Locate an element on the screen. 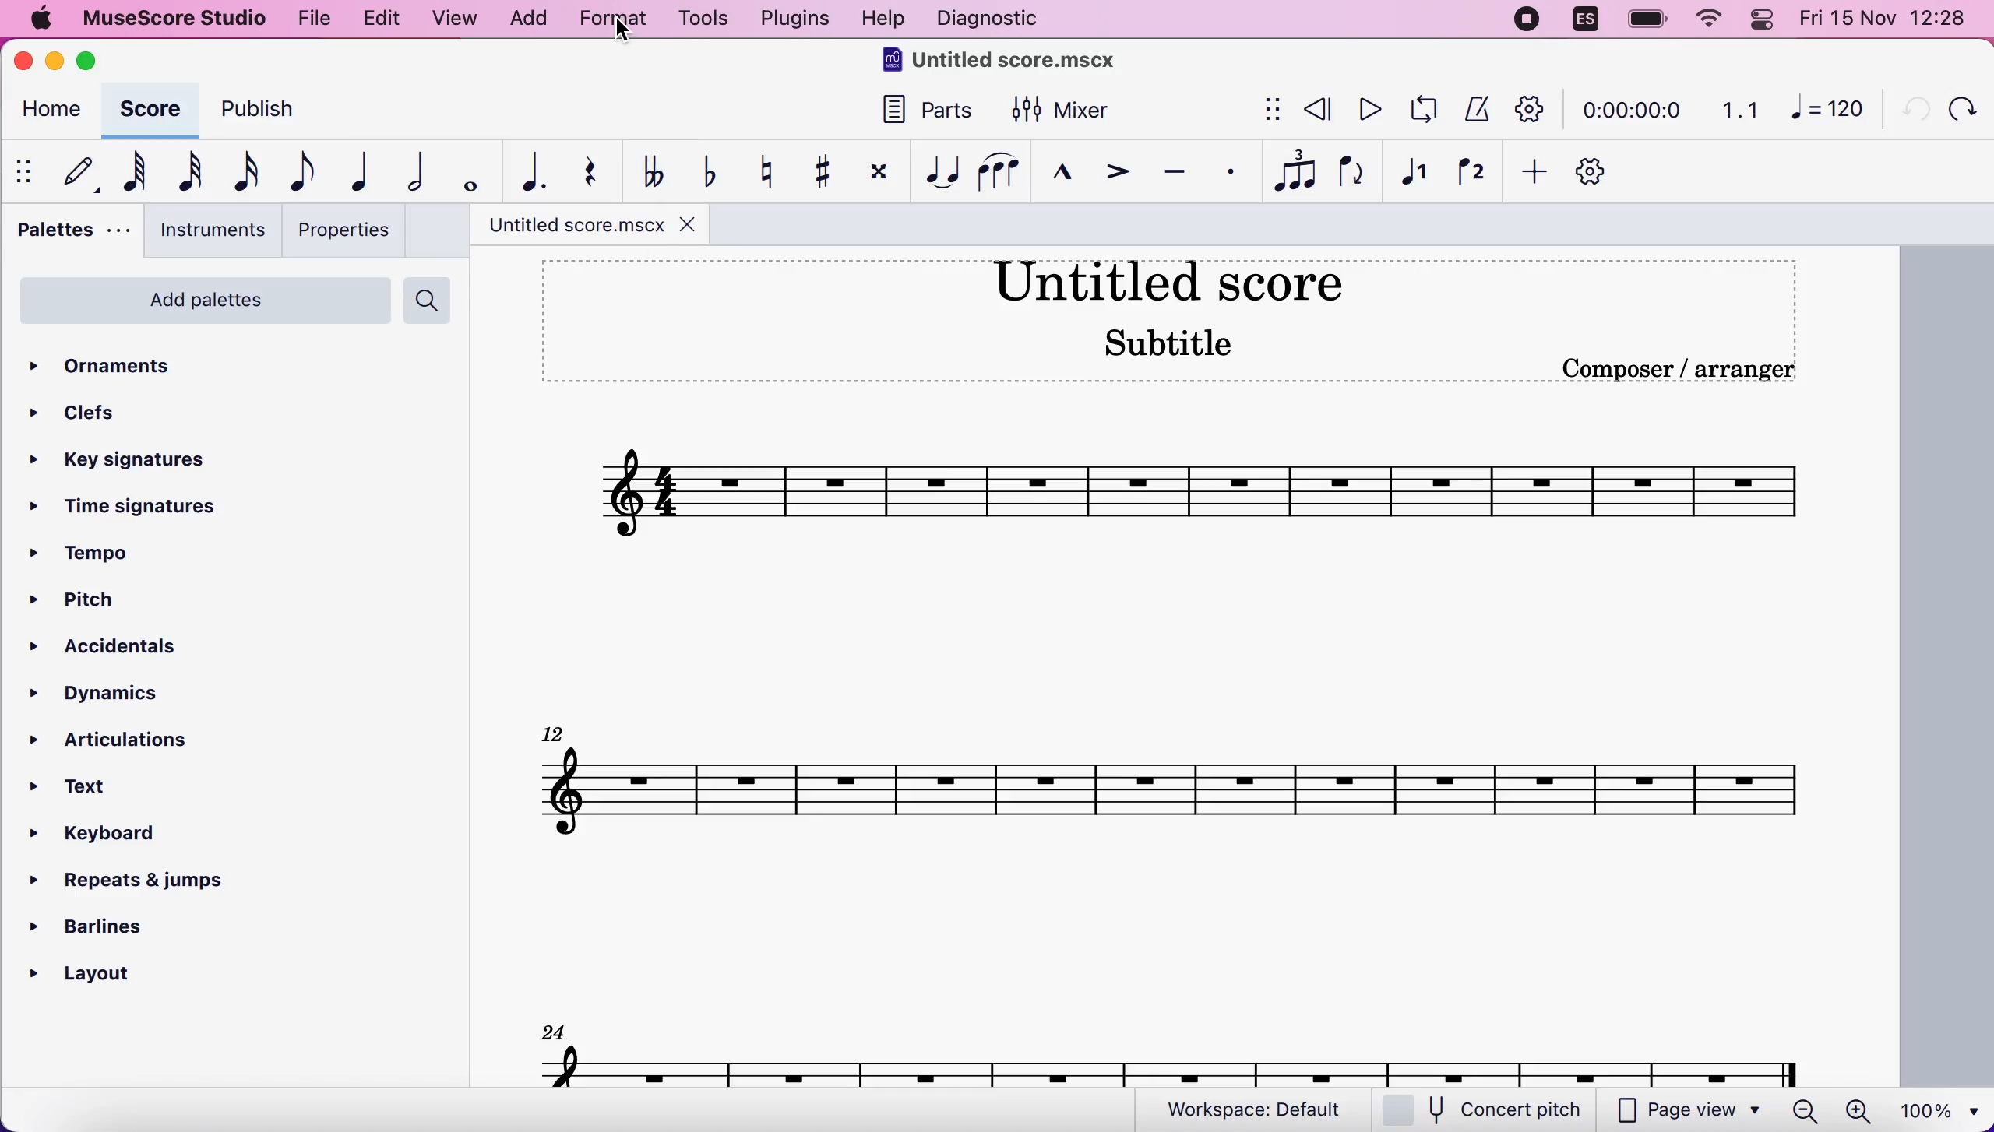  tie is located at coordinates (939, 172).